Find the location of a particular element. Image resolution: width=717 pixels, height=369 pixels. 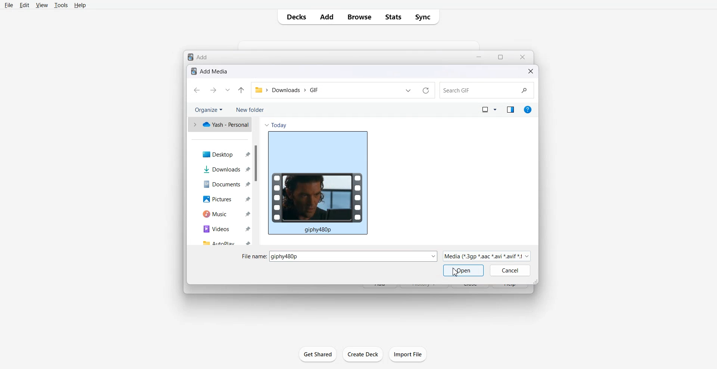

Recent file is located at coordinates (228, 91).